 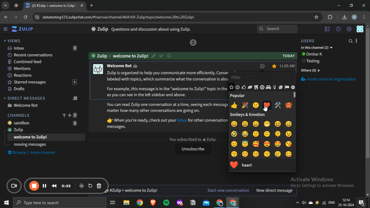 What do you see at coordinates (332, 203) in the screenshot?
I see `english` at bounding box center [332, 203].